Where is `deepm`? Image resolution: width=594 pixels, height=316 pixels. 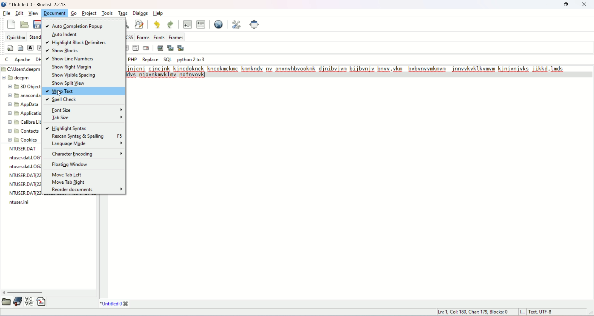 deepm is located at coordinates (20, 78).